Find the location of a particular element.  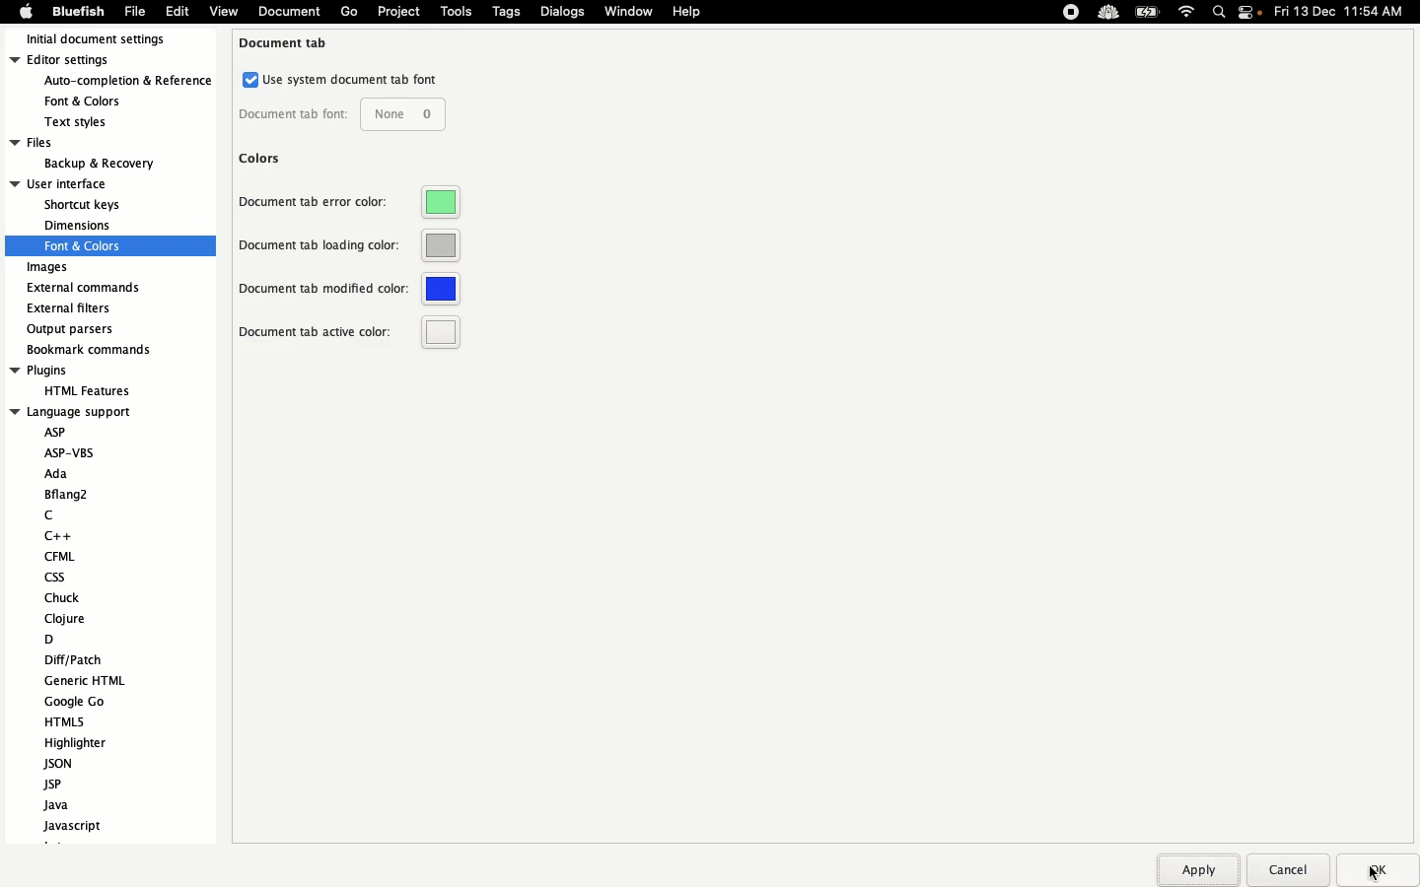

cursor is located at coordinates (1377, 863).